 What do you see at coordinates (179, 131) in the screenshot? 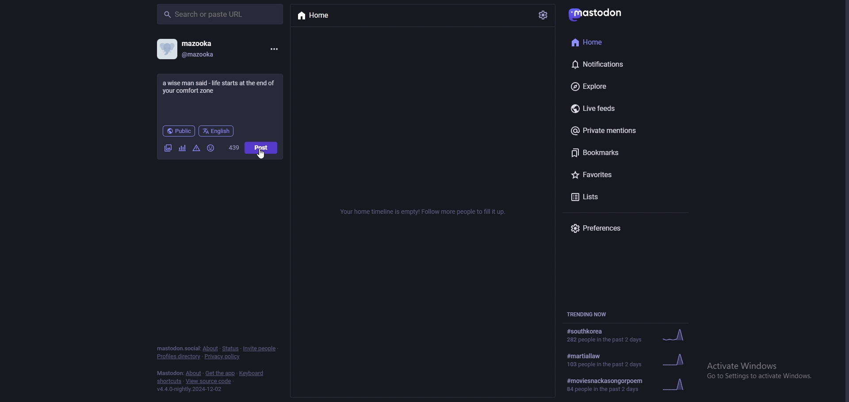
I see `audience` at bounding box center [179, 131].